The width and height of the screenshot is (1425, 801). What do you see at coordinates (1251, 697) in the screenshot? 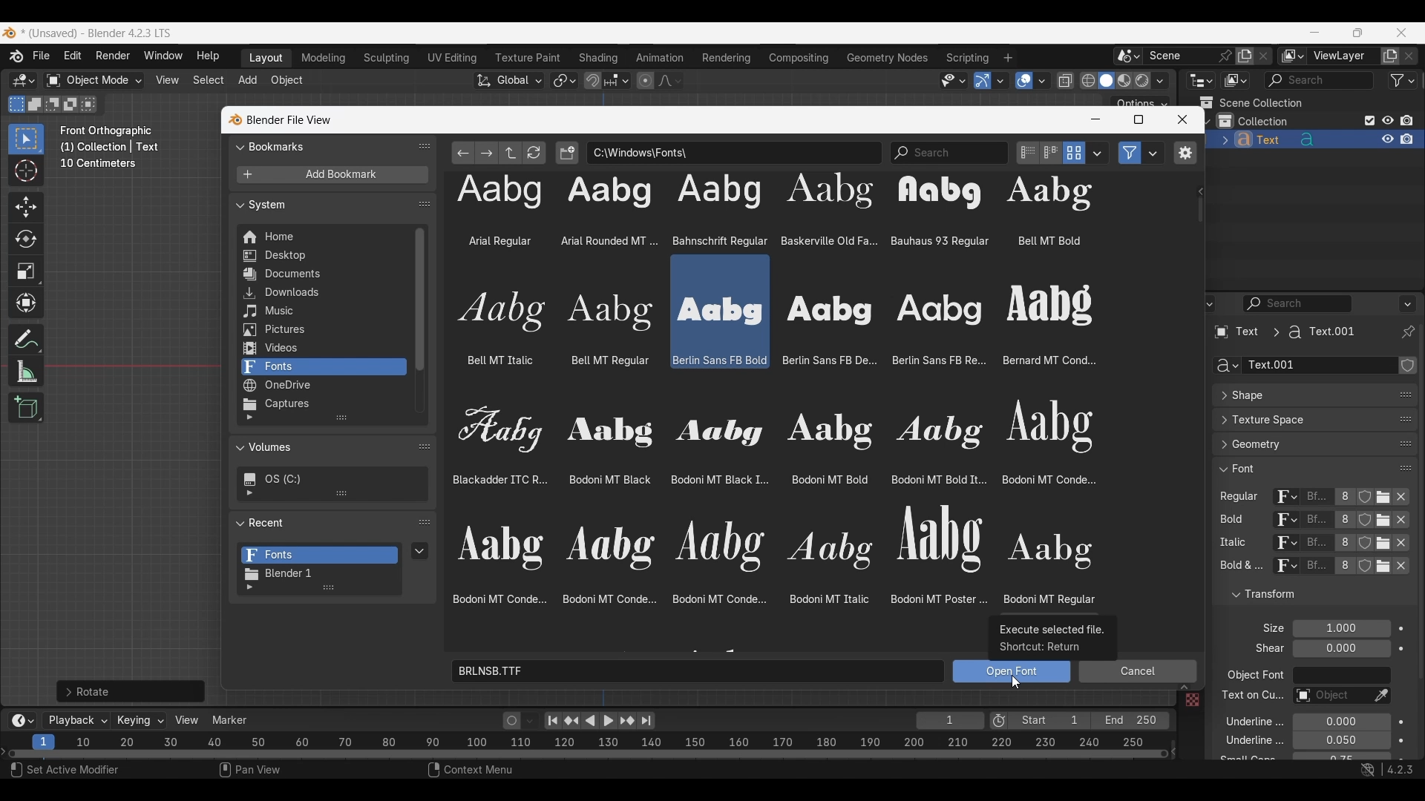
I see `` at bounding box center [1251, 697].